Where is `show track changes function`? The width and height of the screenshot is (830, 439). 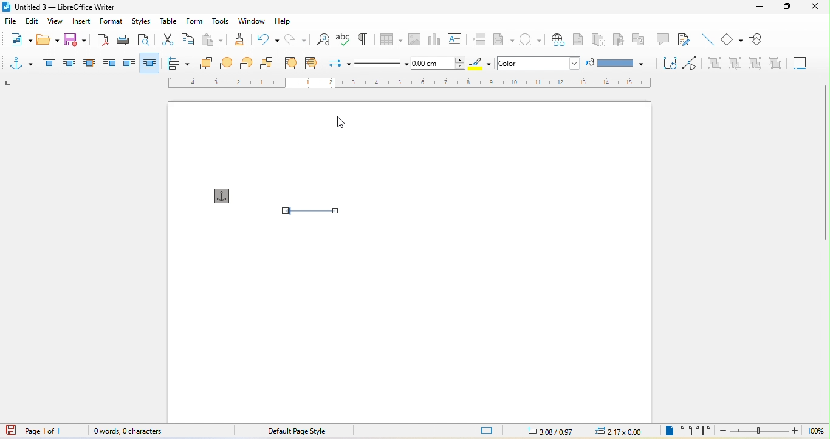
show track changes function is located at coordinates (685, 41).